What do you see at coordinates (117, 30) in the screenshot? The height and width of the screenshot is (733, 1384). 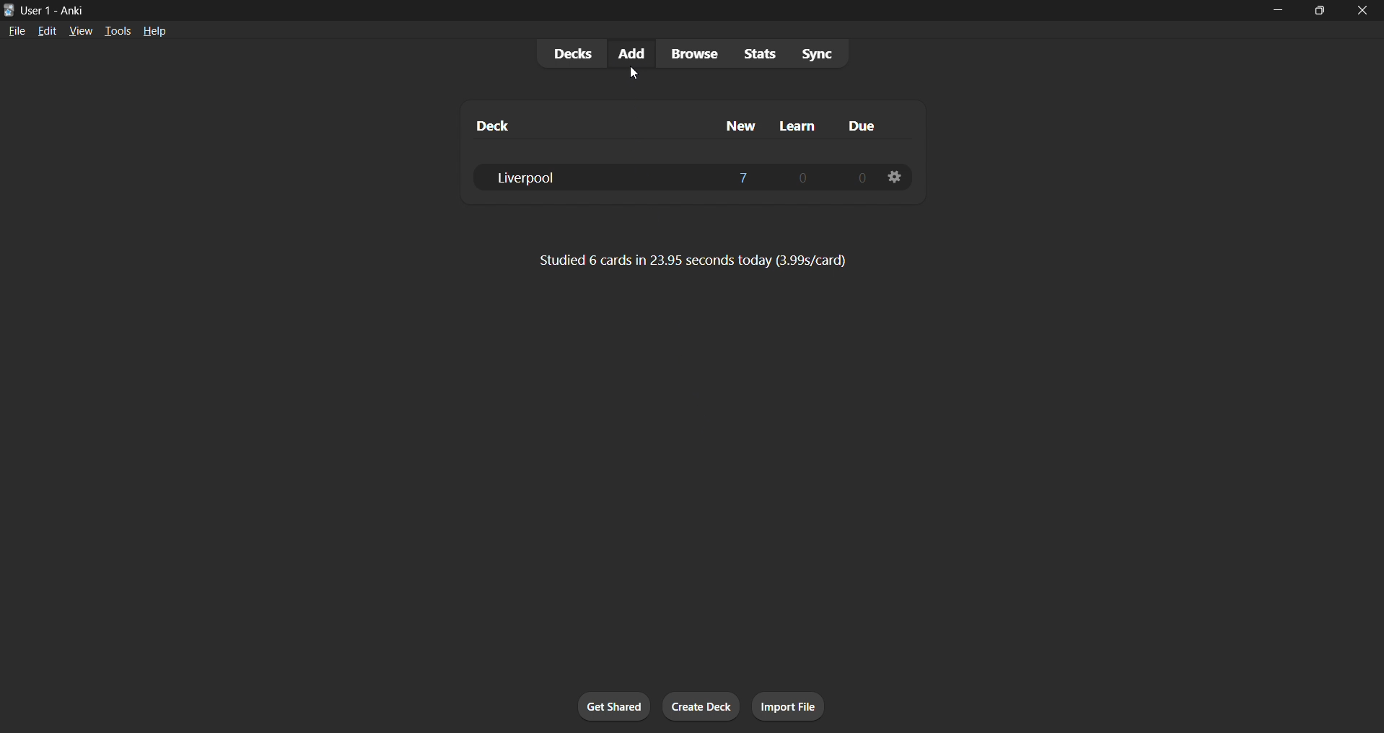 I see `tools` at bounding box center [117, 30].